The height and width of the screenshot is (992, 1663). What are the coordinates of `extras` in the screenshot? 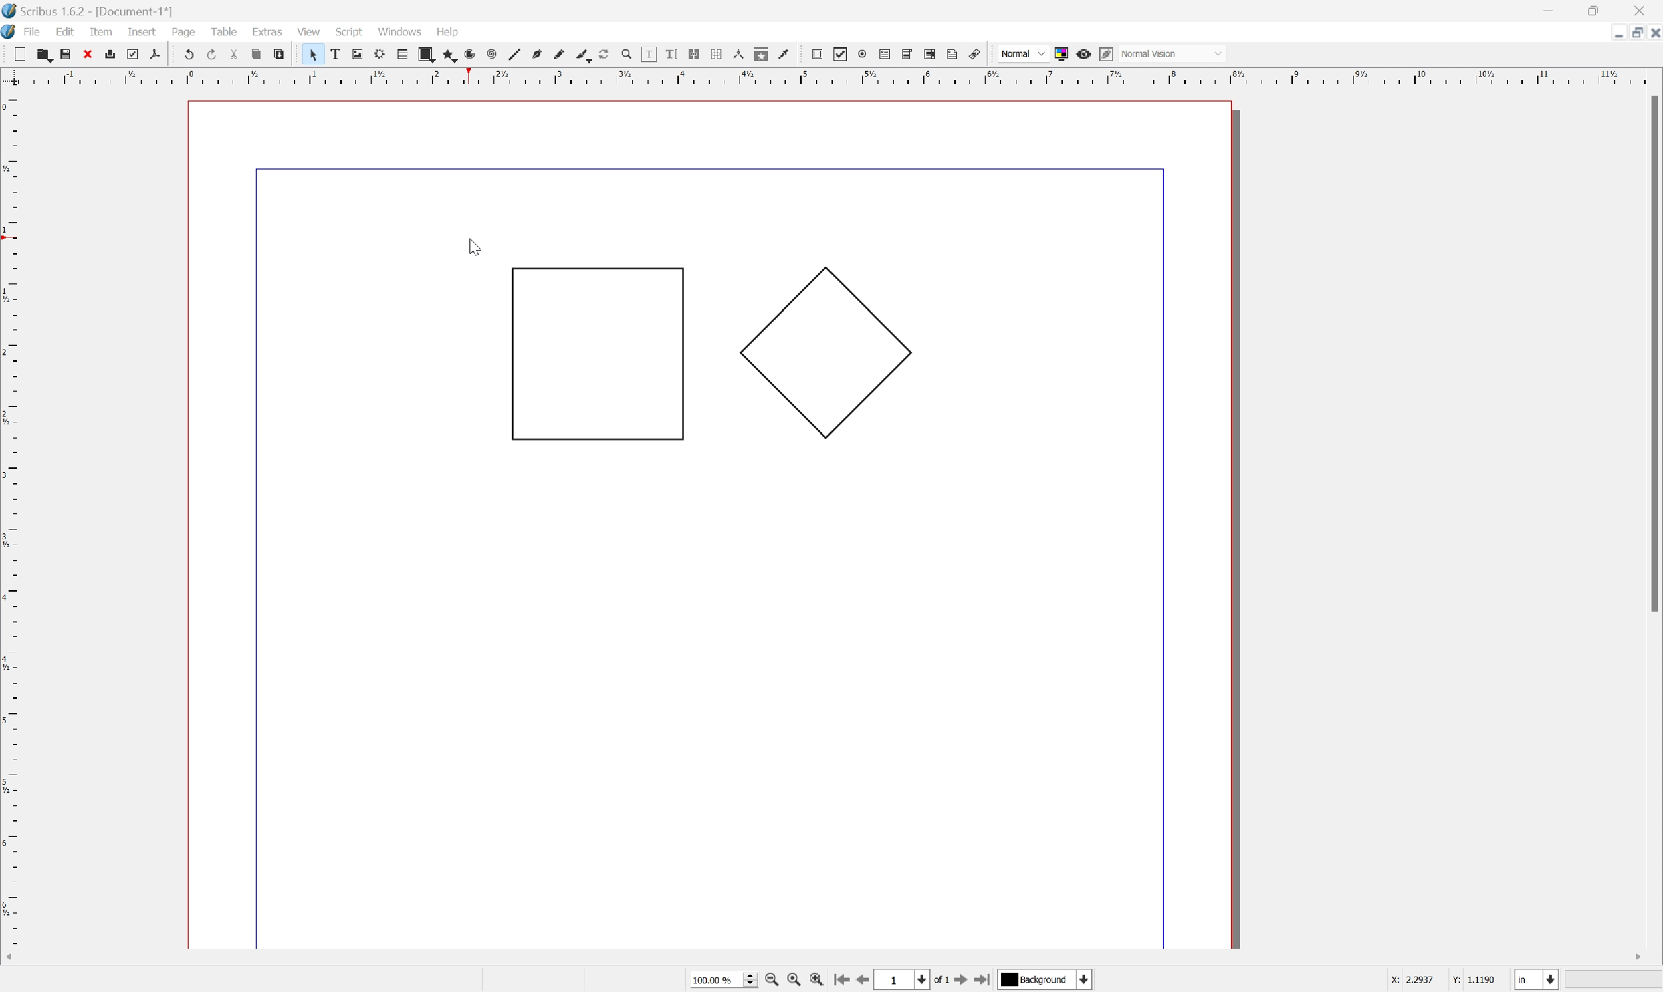 It's located at (267, 31).